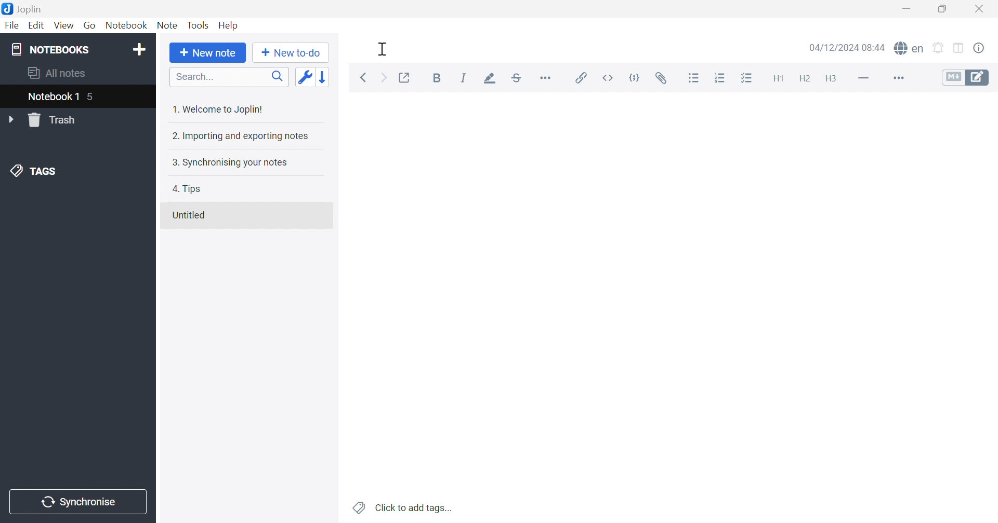 The height and width of the screenshot is (523, 998). Describe the element at coordinates (488, 77) in the screenshot. I see `Highlight` at that location.